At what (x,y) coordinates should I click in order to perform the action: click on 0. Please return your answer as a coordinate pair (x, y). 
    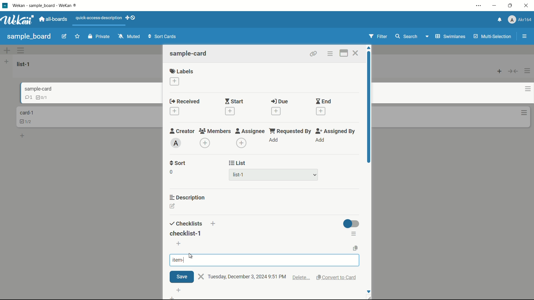
    Looking at the image, I should click on (171, 172).